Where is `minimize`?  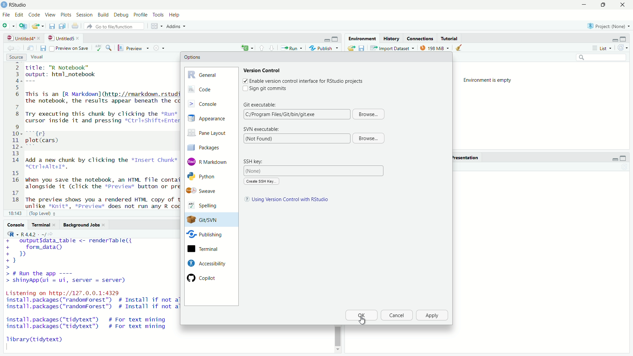
minimize is located at coordinates (614, 159).